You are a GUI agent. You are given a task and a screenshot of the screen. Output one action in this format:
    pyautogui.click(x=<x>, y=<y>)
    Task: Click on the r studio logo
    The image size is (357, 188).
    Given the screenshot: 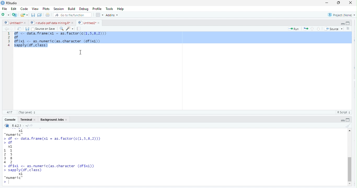 What is the action you would take?
    pyautogui.click(x=2, y=3)
    